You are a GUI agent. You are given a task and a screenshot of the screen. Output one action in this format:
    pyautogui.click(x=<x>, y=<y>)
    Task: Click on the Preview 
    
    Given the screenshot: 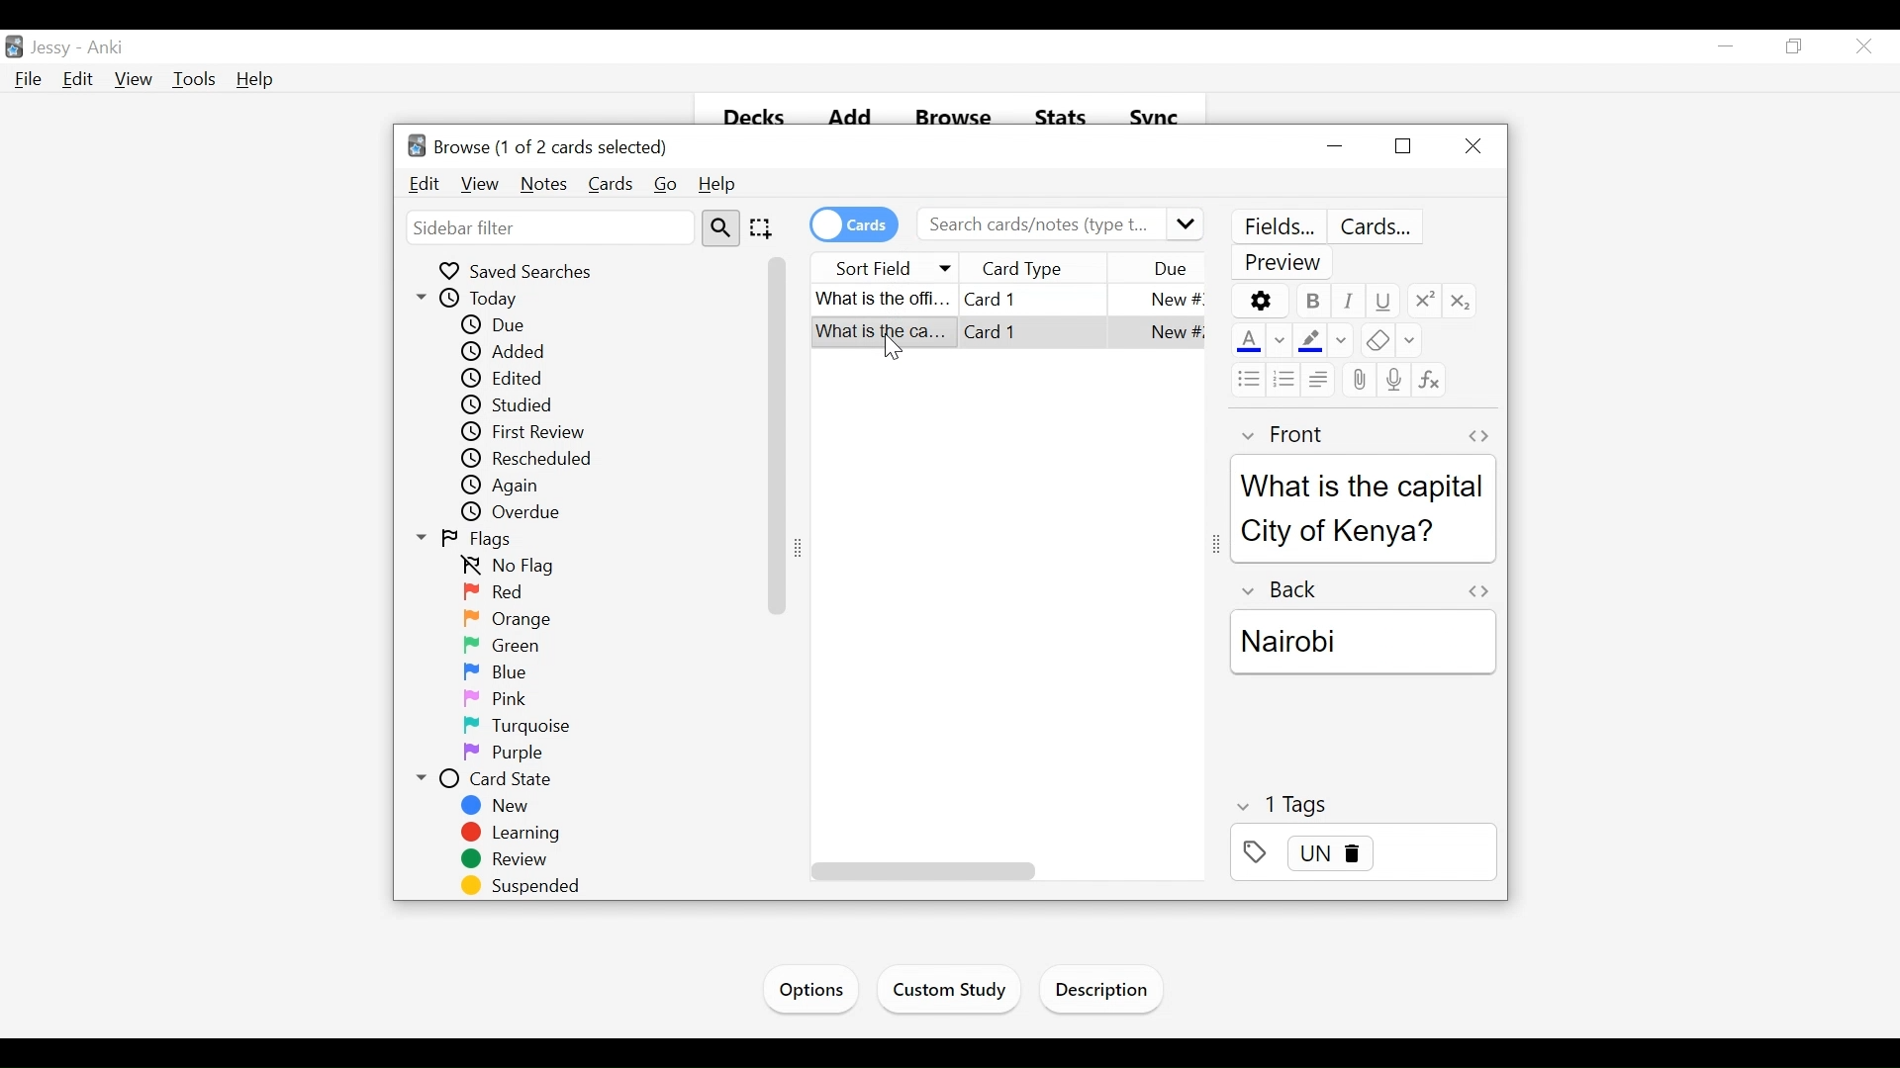 What is the action you would take?
    pyautogui.click(x=1285, y=264)
    